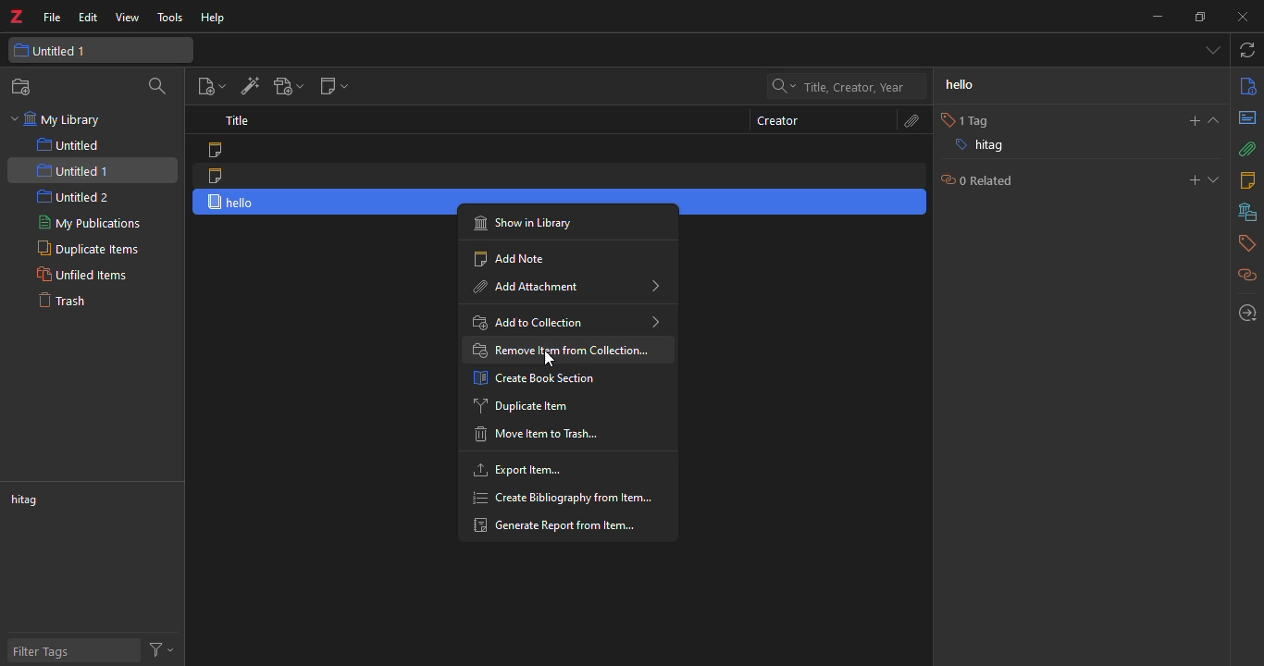 The width and height of the screenshot is (1264, 666). Describe the element at coordinates (1245, 149) in the screenshot. I see `attach` at that location.